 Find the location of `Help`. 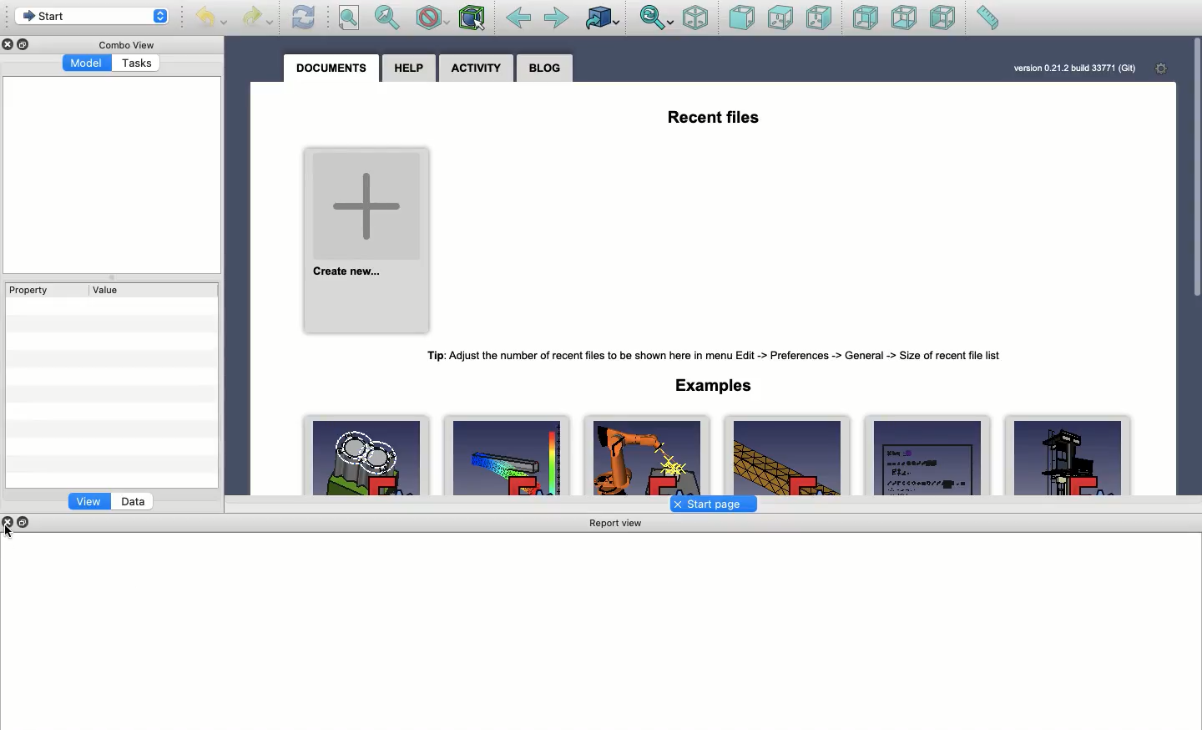

Help is located at coordinates (409, 68).